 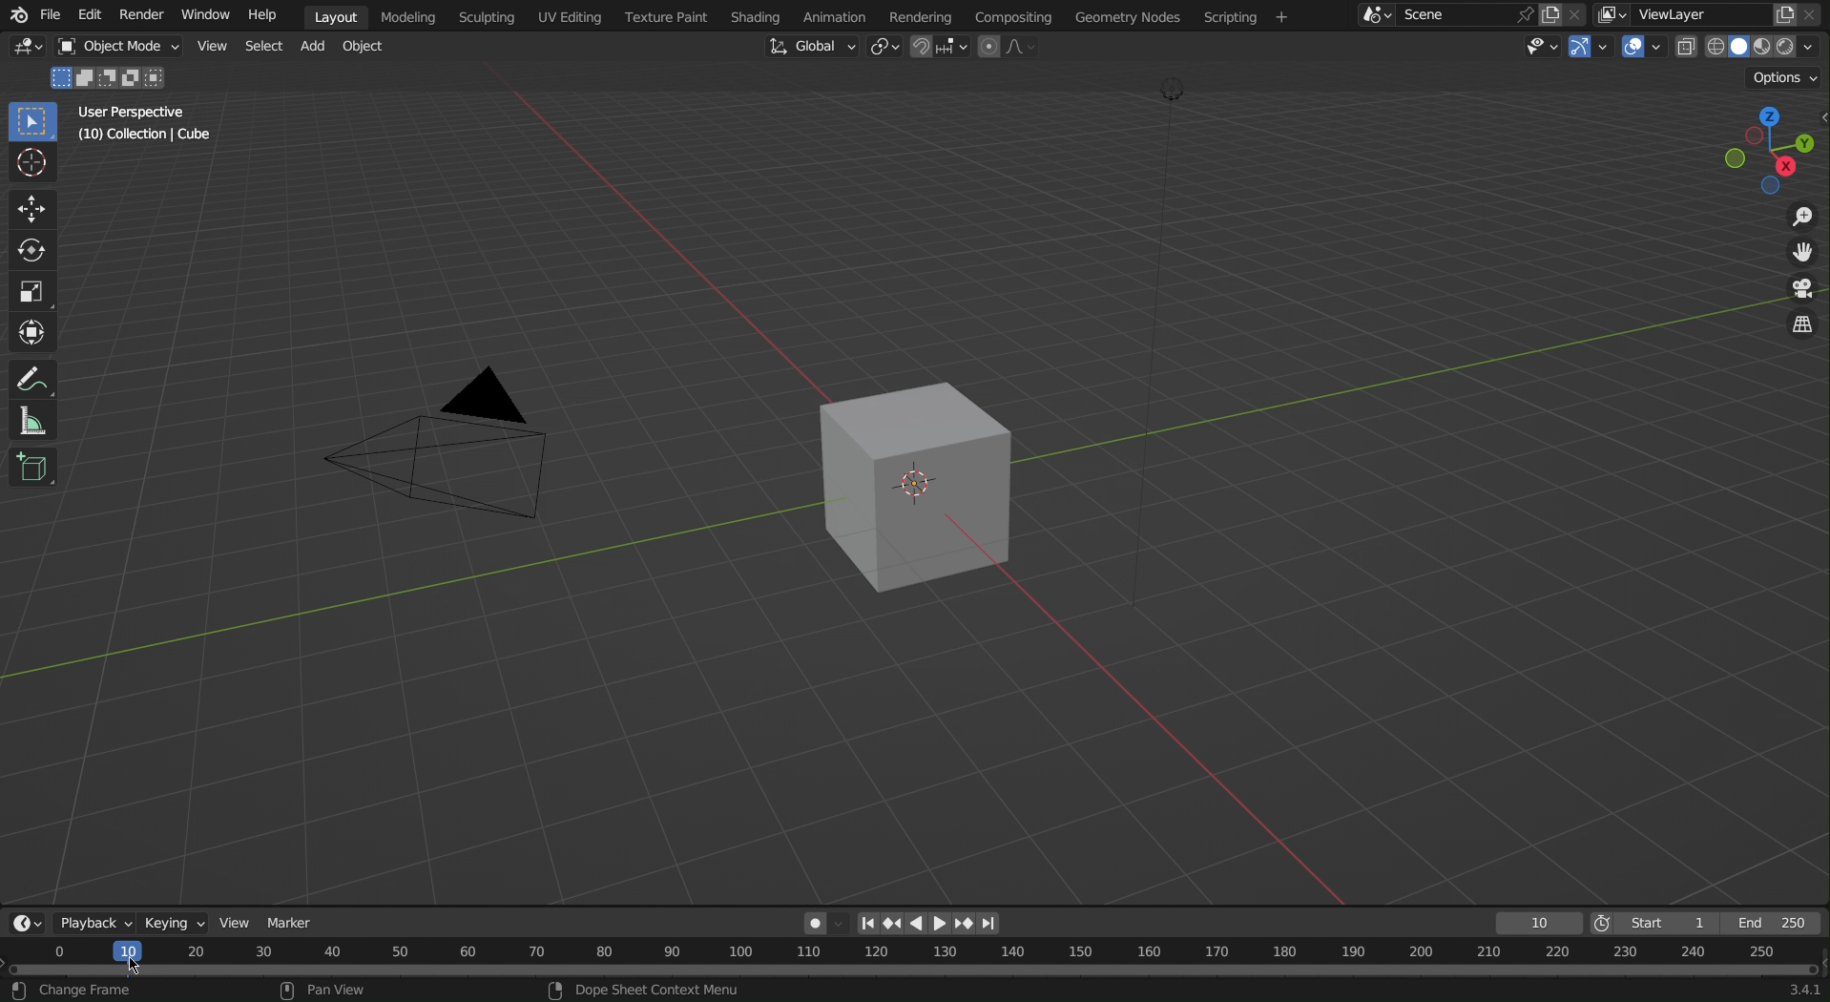 What do you see at coordinates (336, 15) in the screenshot?
I see `Layout` at bounding box center [336, 15].